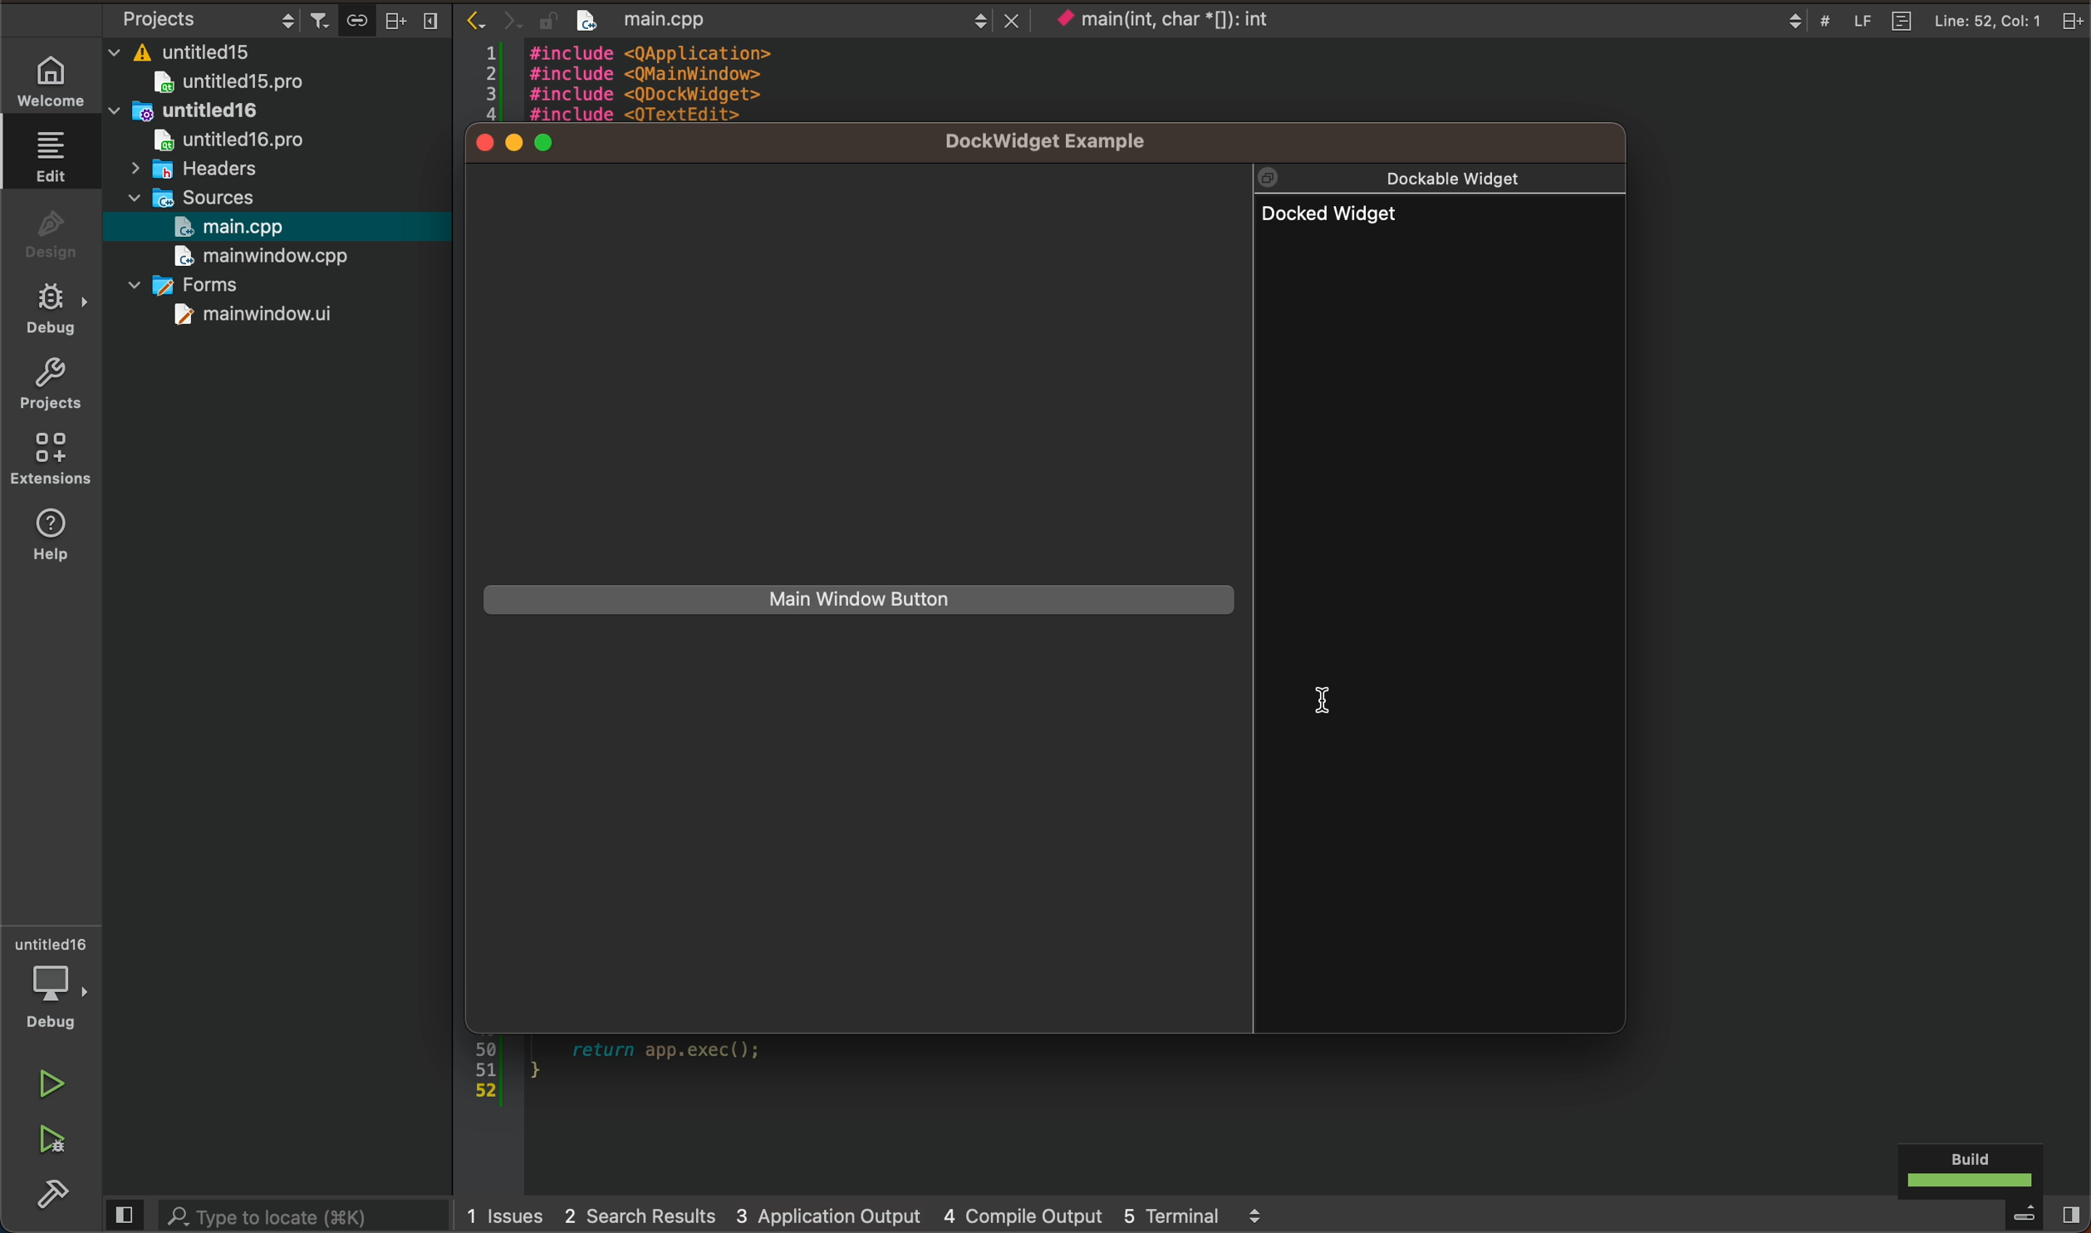 This screenshot has height=1233, width=2091. Describe the element at coordinates (803, 23) in the screenshot. I see `after save` at that location.